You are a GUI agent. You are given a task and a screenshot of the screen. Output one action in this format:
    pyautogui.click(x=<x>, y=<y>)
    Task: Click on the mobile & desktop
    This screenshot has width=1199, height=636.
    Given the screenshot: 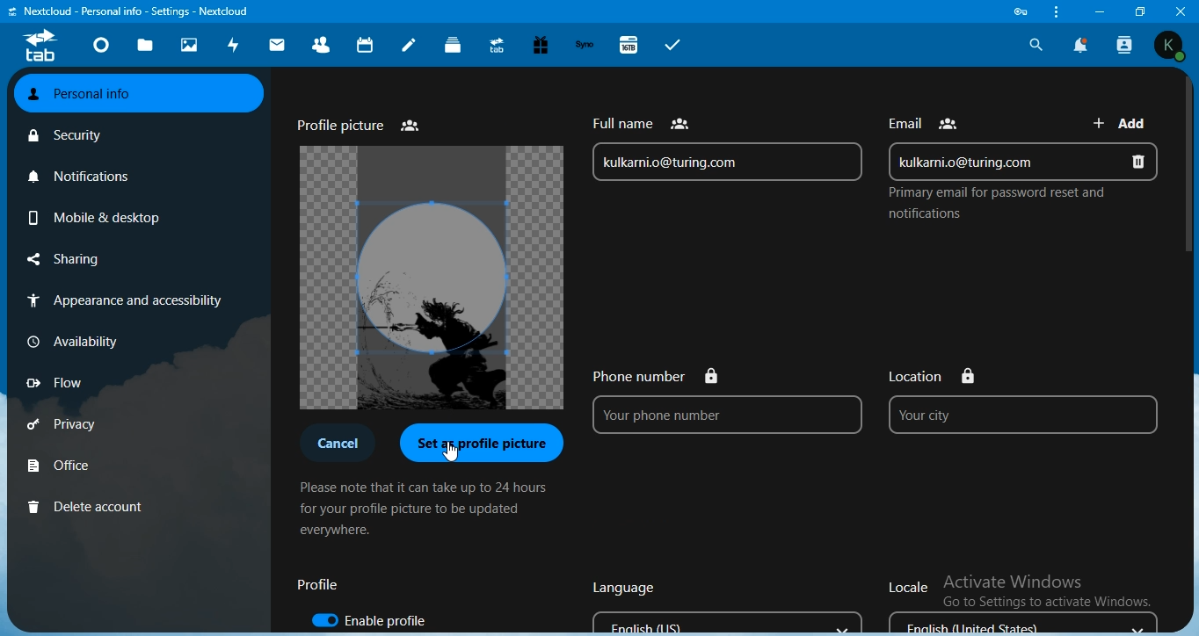 What is the action you would take?
    pyautogui.click(x=94, y=216)
    